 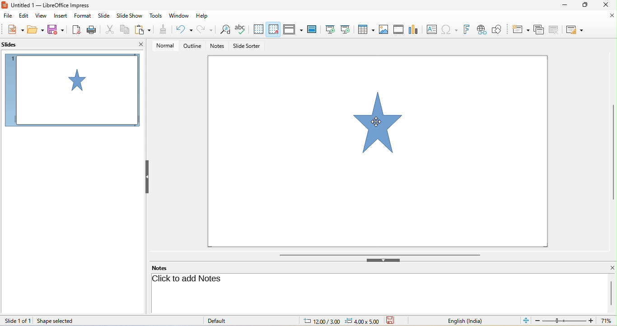 I want to click on tools, so click(x=155, y=16).